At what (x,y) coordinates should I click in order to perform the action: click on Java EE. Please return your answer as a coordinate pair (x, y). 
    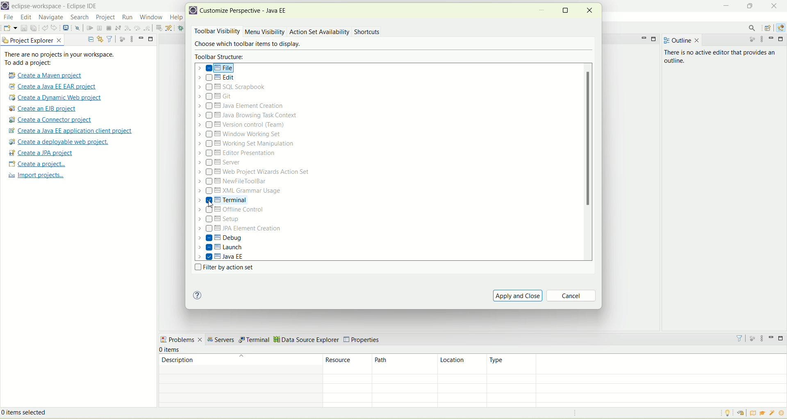
    Looking at the image, I should click on (780, 28).